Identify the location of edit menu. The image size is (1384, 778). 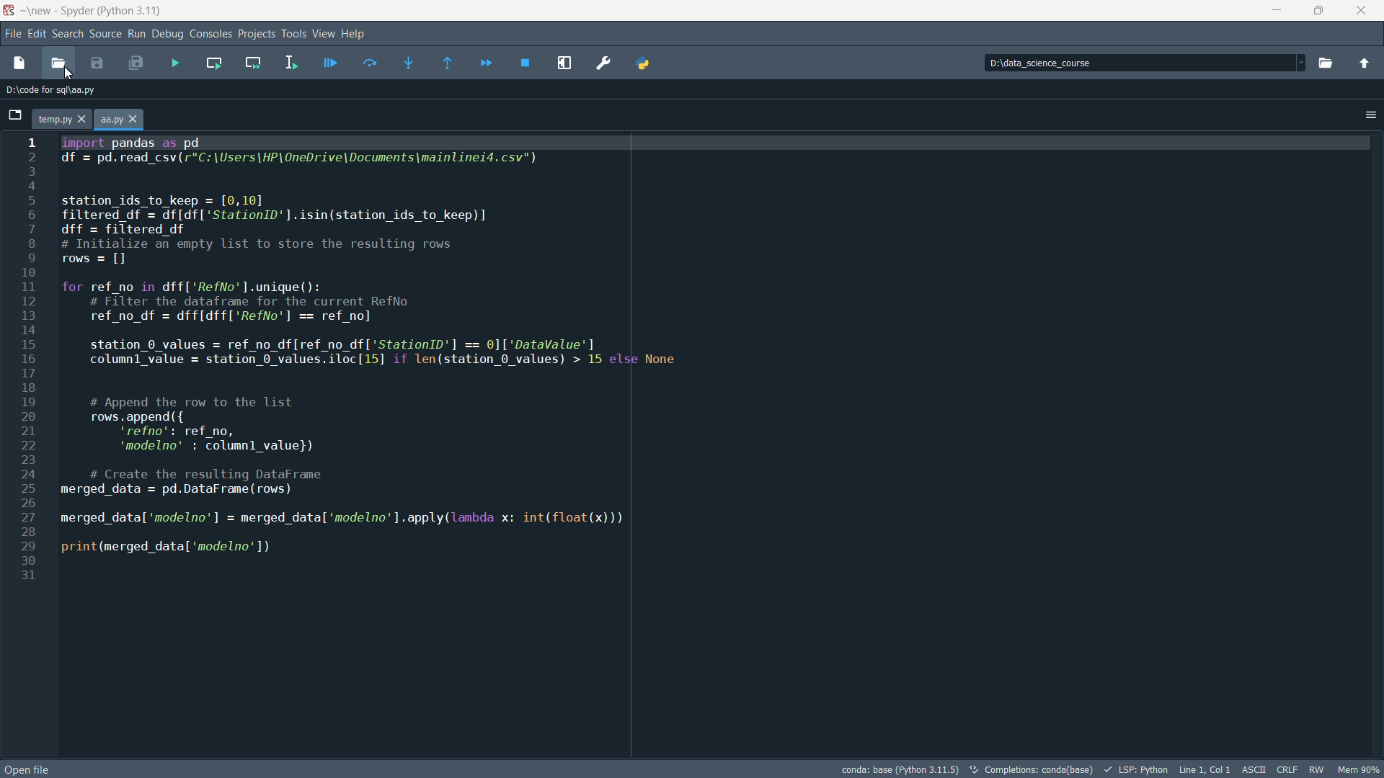
(36, 35).